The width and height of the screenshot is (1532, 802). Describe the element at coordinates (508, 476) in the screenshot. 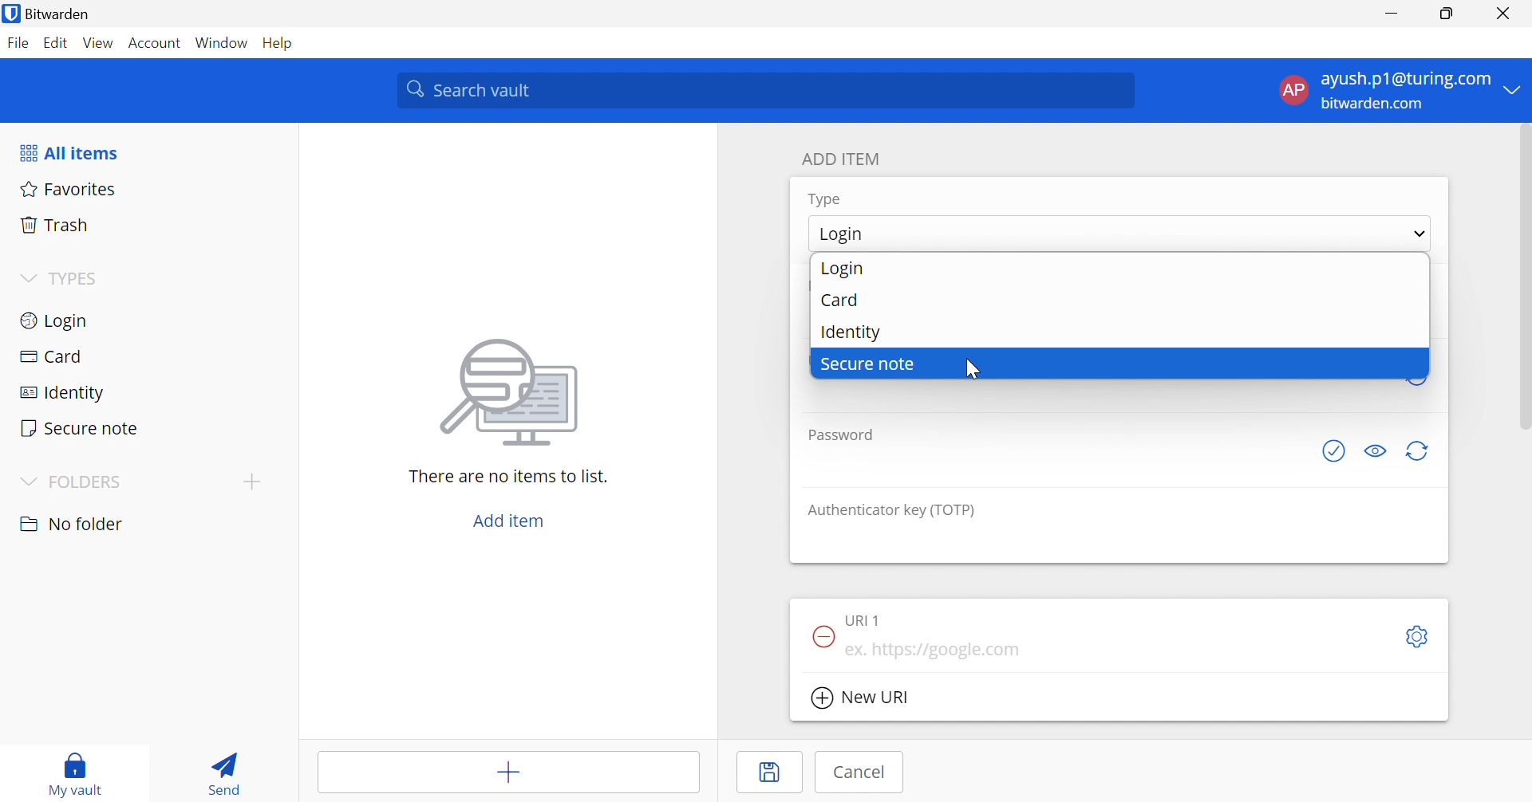

I see `There are no items to list.` at that location.